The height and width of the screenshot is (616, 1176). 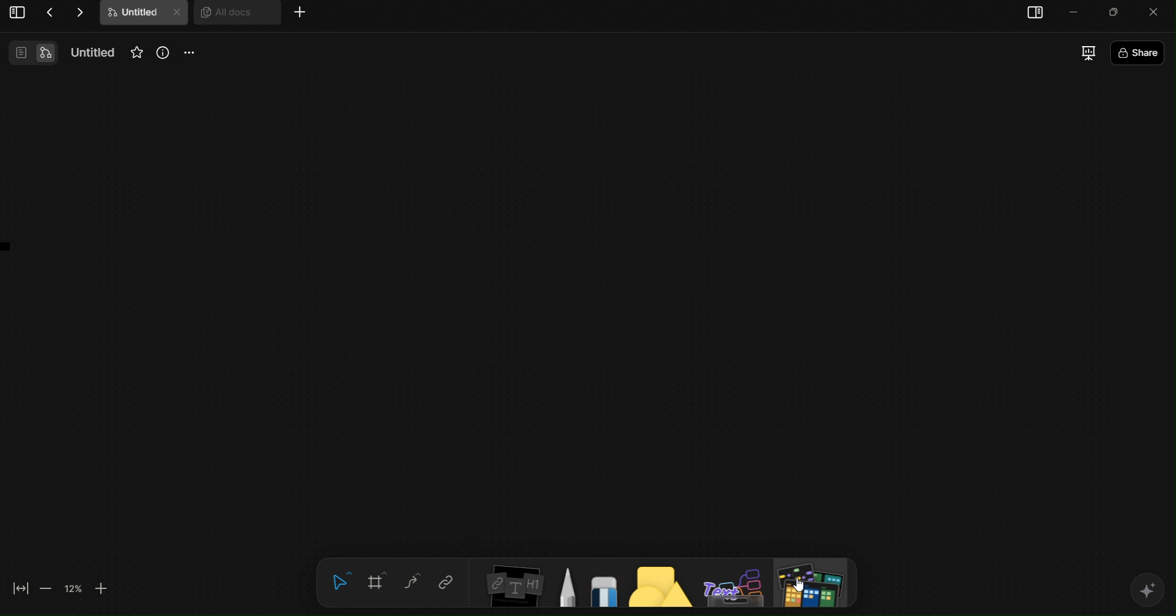 What do you see at coordinates (144, 15) in the screenshot?
I see `Untitle` at bounding box center [144, 15].